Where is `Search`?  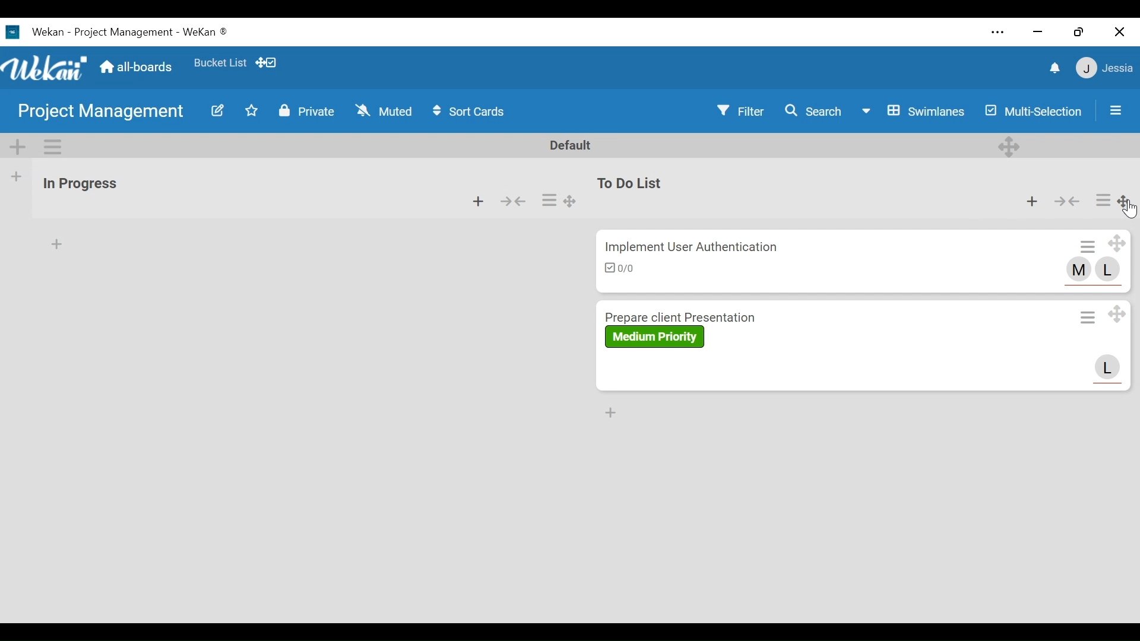
Search is located at coordinates (813, 111).